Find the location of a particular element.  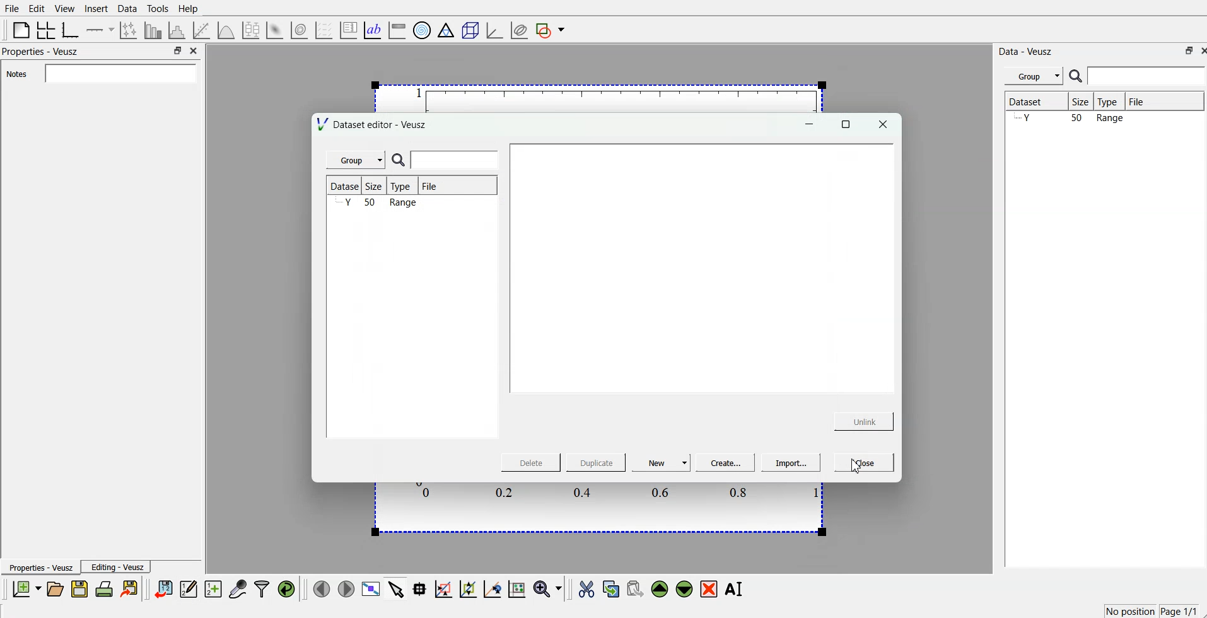

import data points is located at coordinates (164, 590).